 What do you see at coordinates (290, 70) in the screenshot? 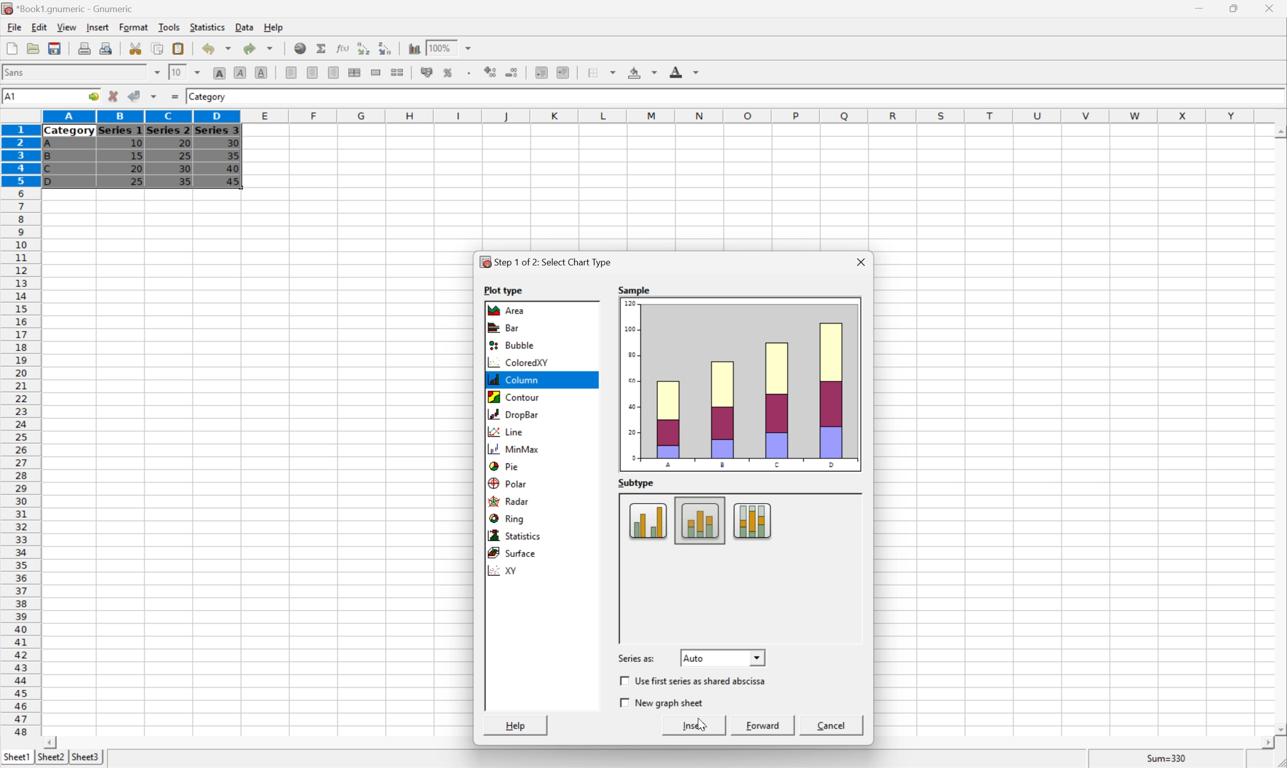
I see `Align Left` at bounding box center [290, 70].